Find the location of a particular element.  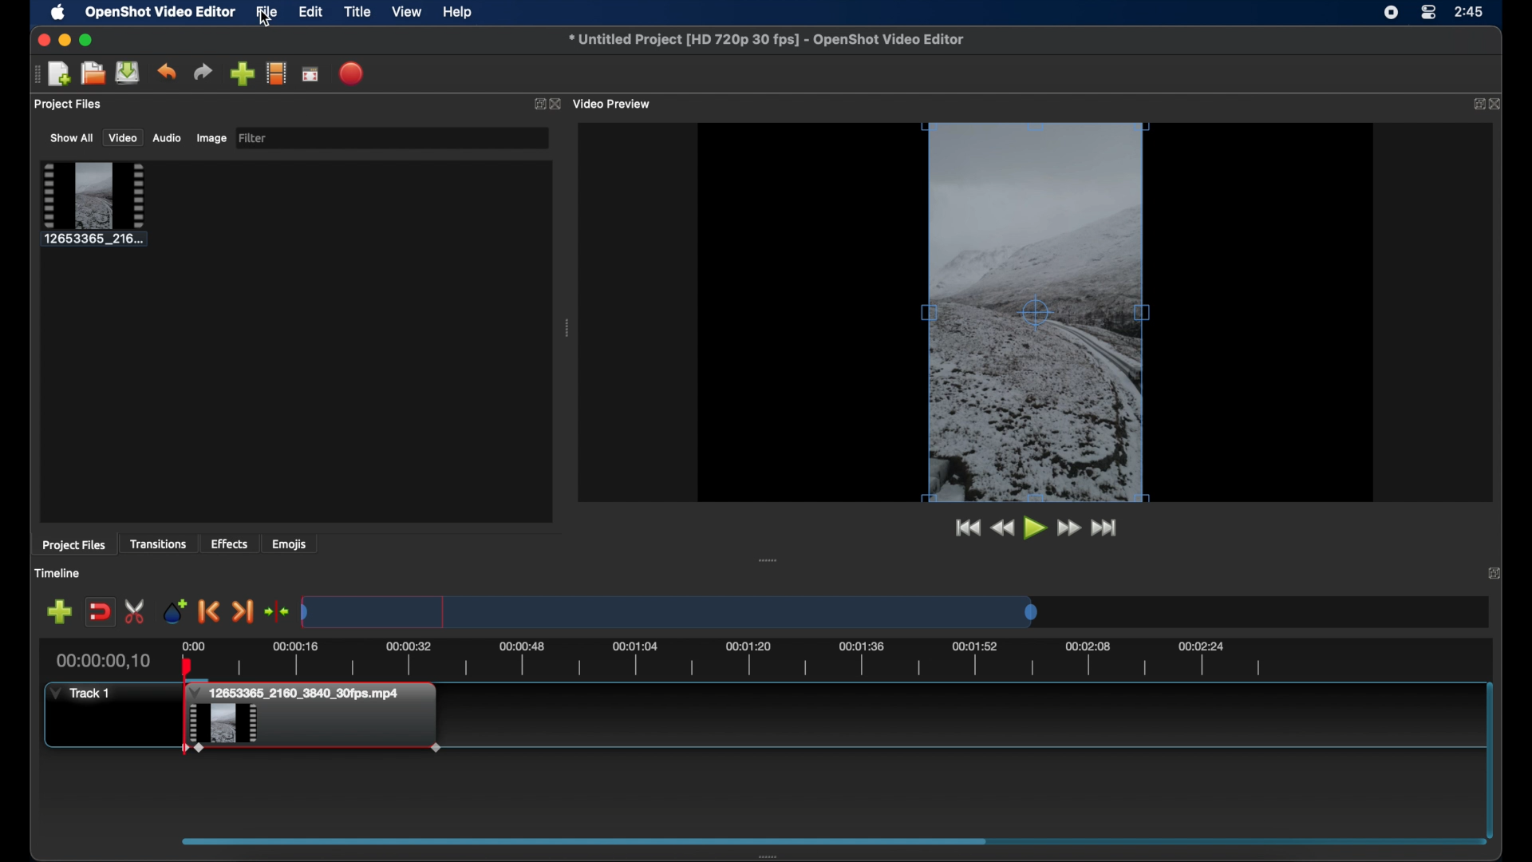

rewind is located at coordinates (1003, 528).